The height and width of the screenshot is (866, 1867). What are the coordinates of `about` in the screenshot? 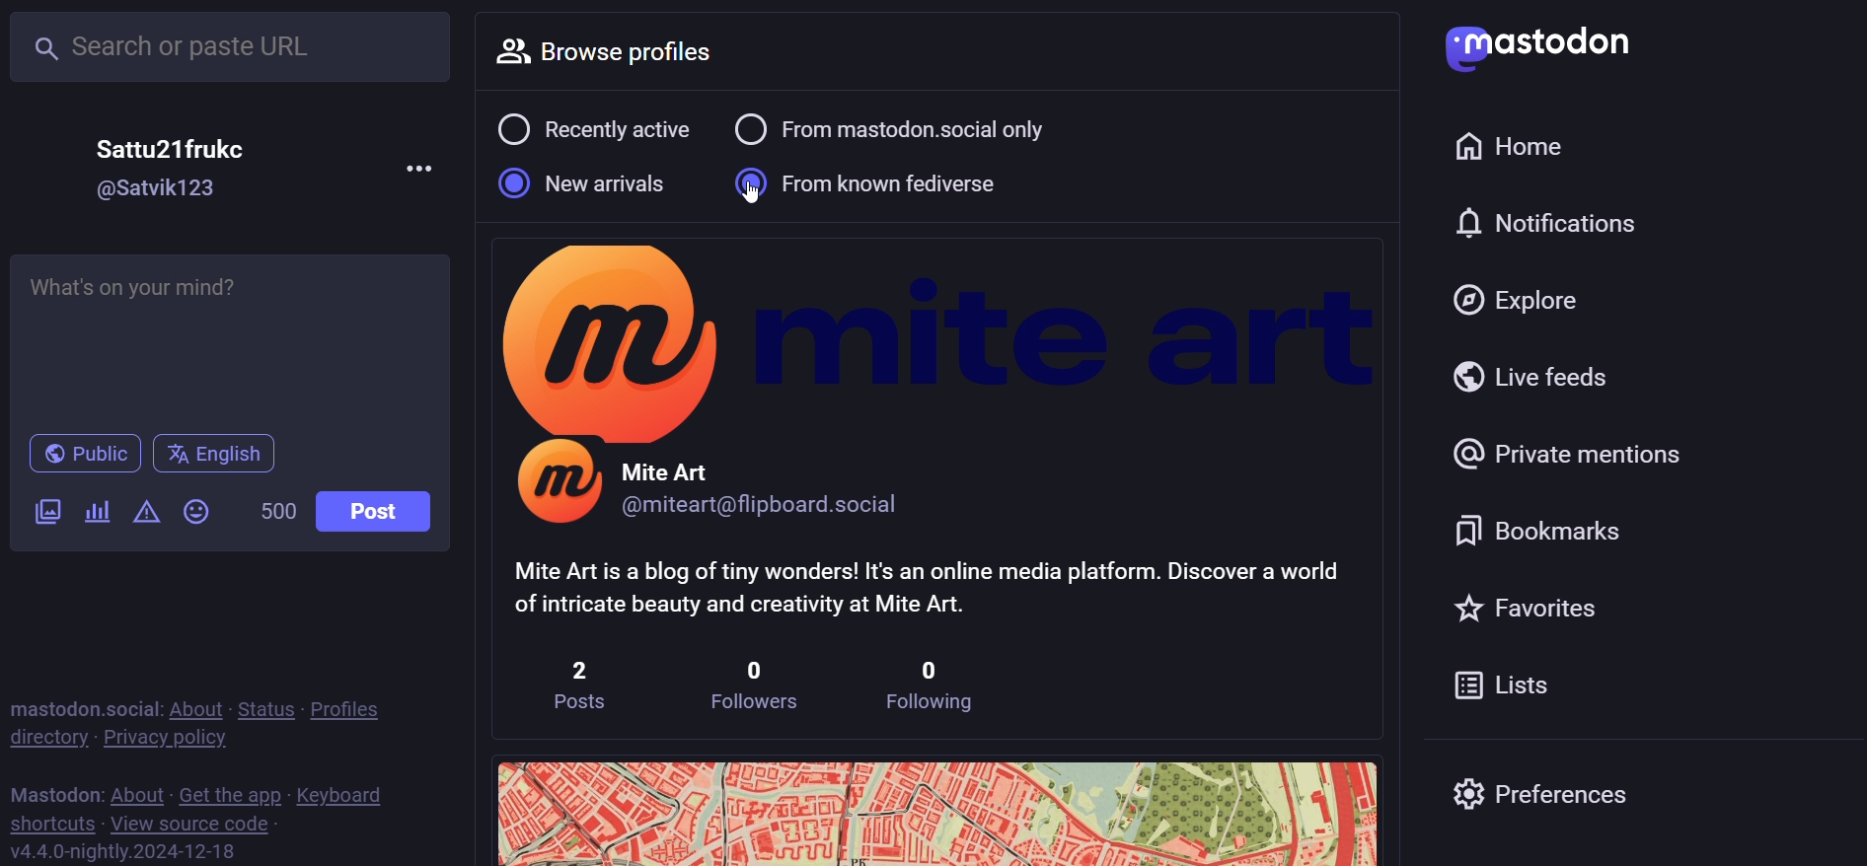 It's located at (196, 707).